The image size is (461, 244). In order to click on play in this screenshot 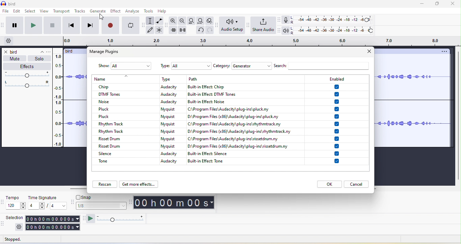, I will do `click(33, 26)`.